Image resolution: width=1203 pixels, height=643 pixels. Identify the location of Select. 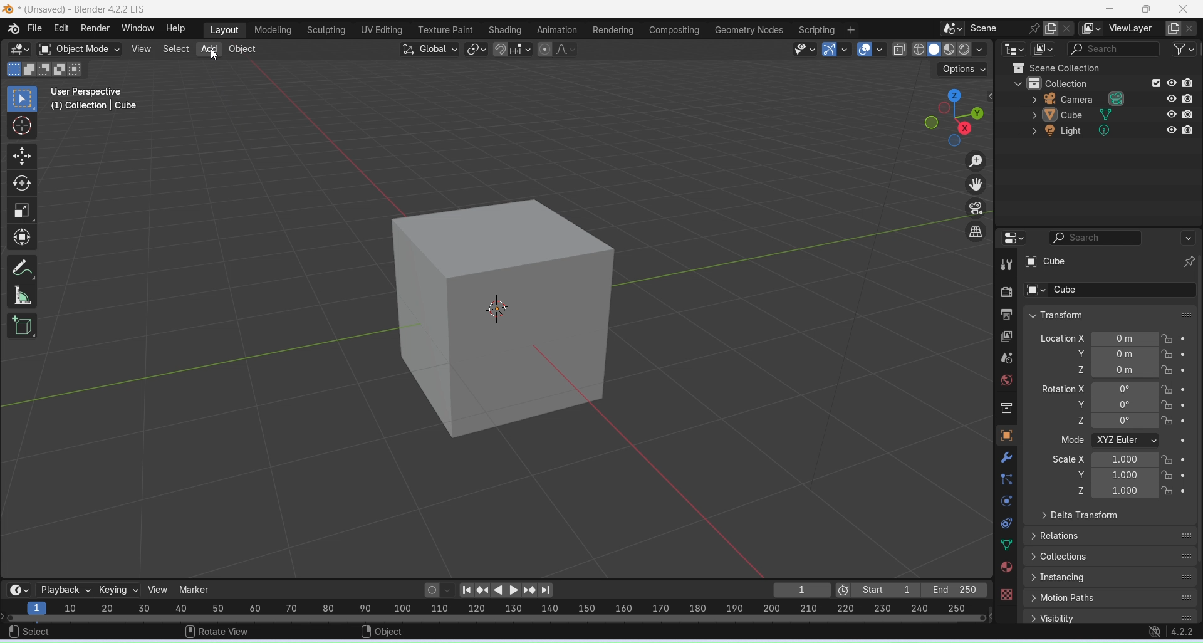
(175, 49).